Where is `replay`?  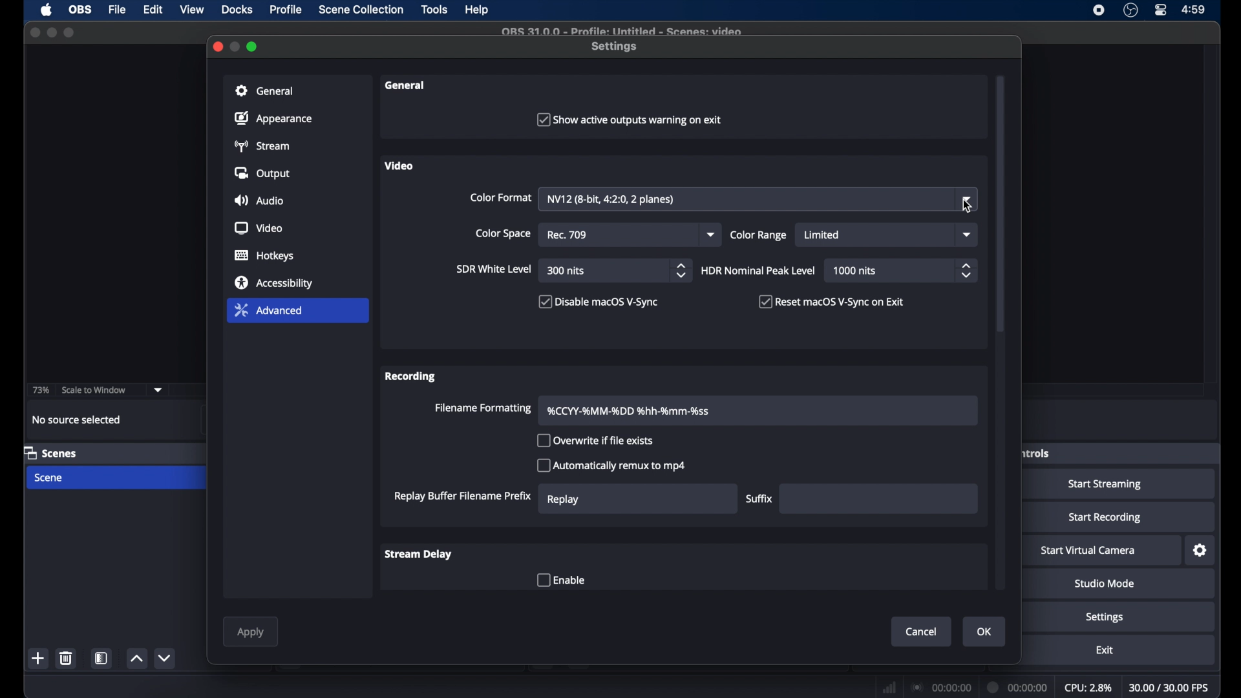 replay is located at coordinates (564, 500).